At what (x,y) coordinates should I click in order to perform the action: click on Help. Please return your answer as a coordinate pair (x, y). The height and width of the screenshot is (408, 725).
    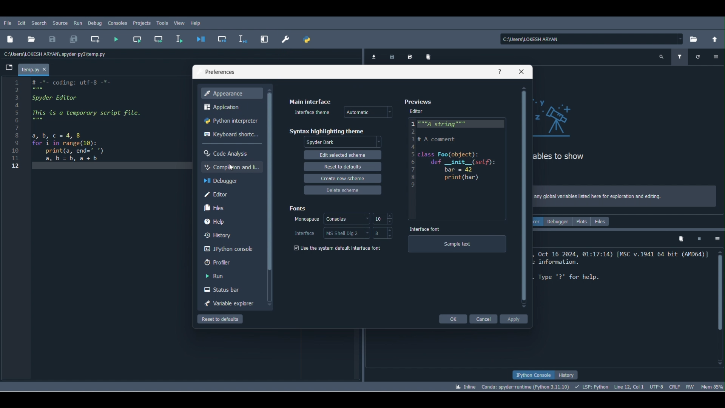
    Looking at the image, I should click on (501, 70).